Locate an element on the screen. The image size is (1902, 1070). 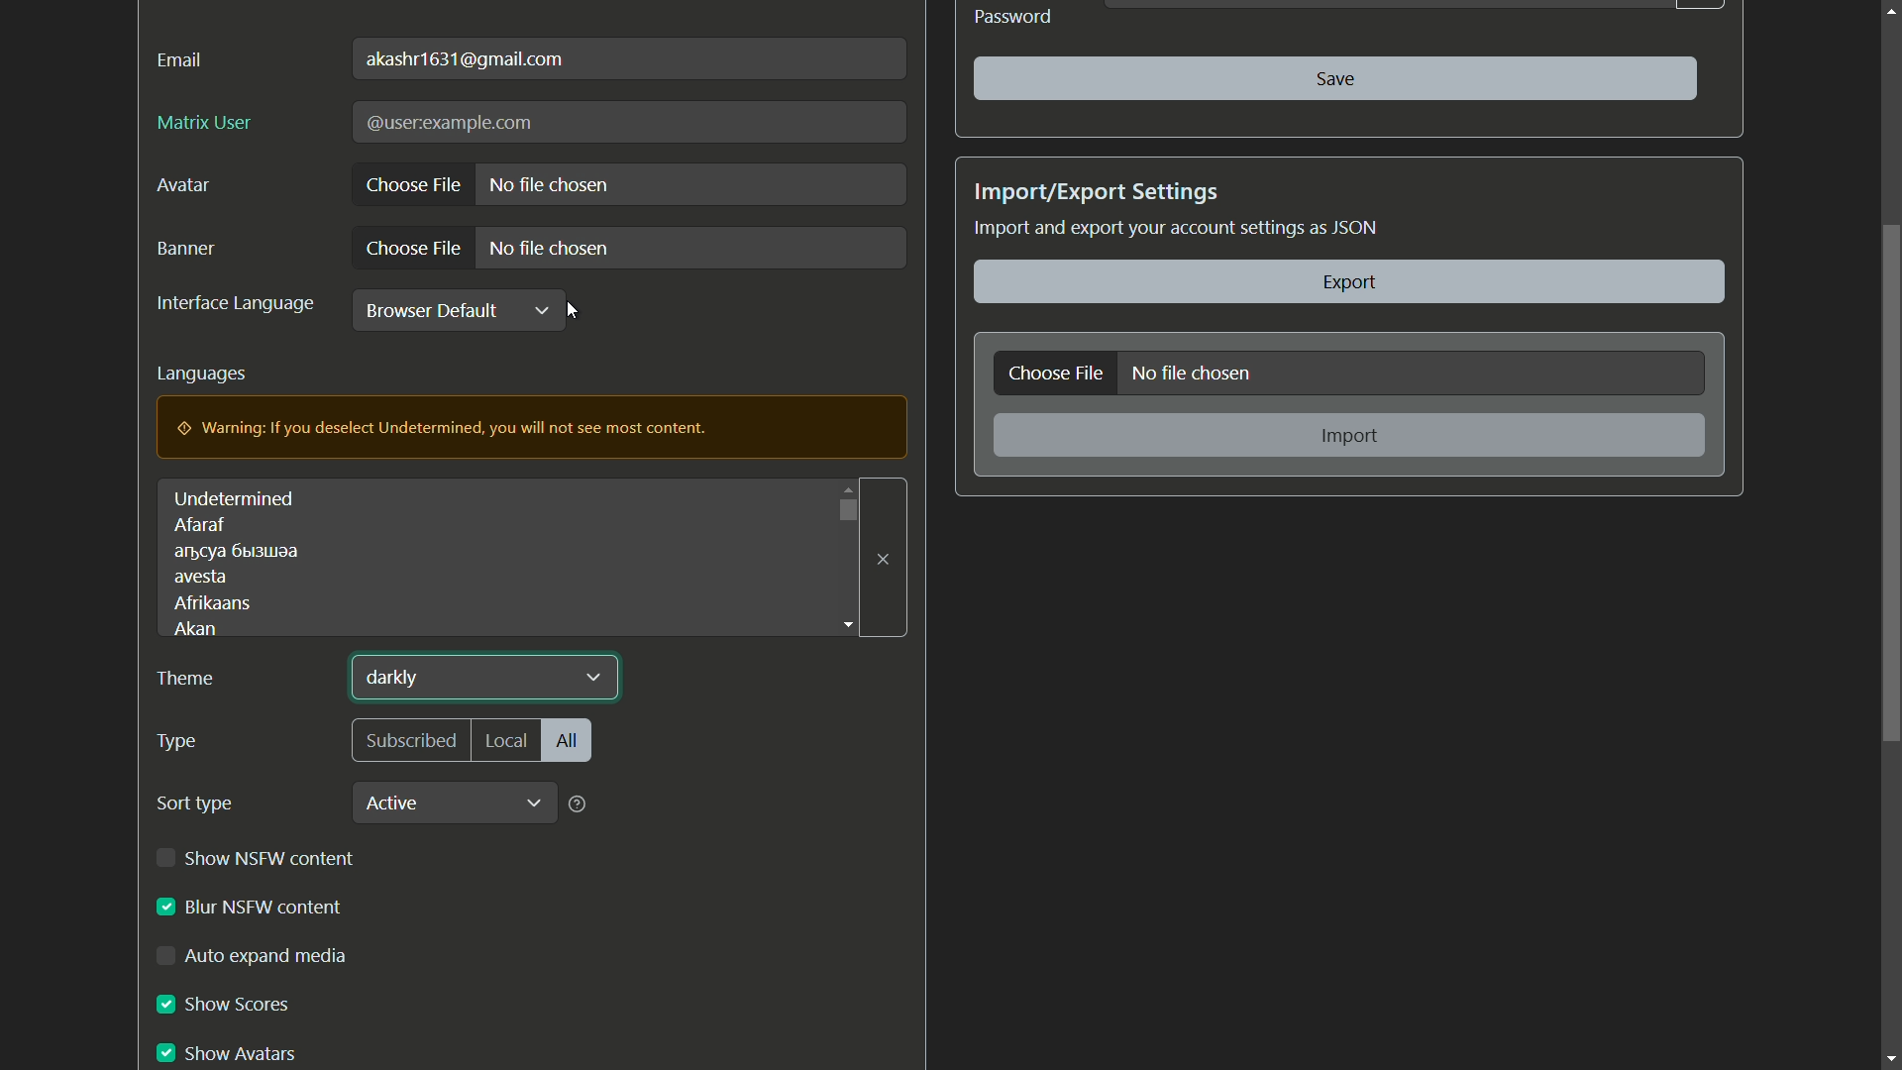
banner is located at coordinates (183, 249).